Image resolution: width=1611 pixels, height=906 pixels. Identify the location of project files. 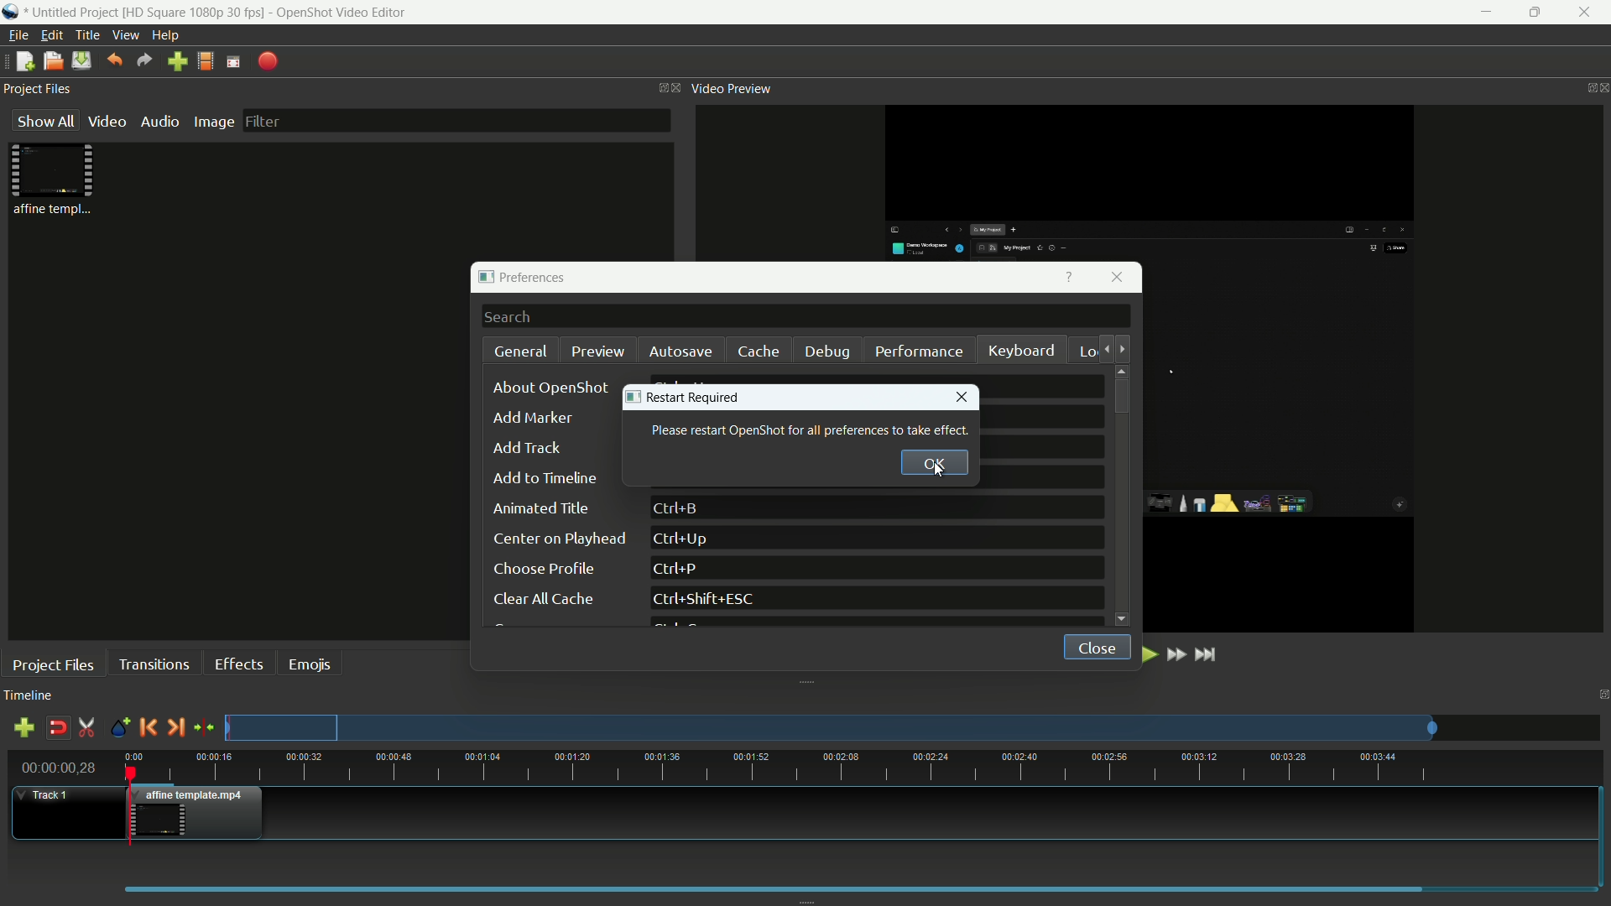
(54, 664).